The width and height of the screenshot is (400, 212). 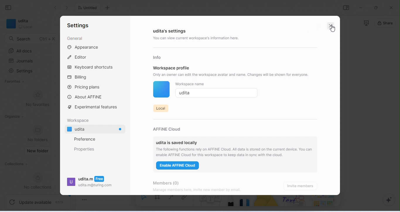 What do you see at coordinates (86, 87) in the screenshot?
I see `Pricing plans` at bounding box center [86, 87].